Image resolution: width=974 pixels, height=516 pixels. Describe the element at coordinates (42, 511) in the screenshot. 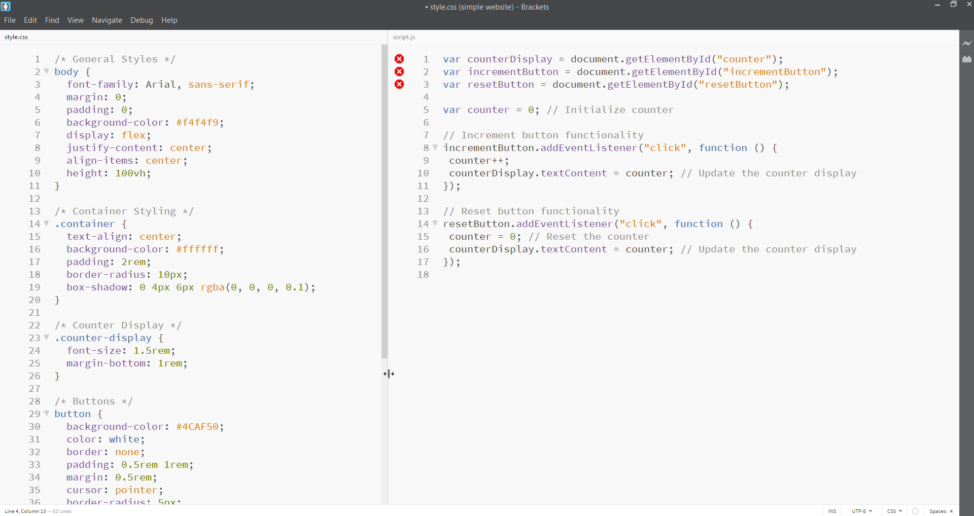

I see `cursor position` at that location.